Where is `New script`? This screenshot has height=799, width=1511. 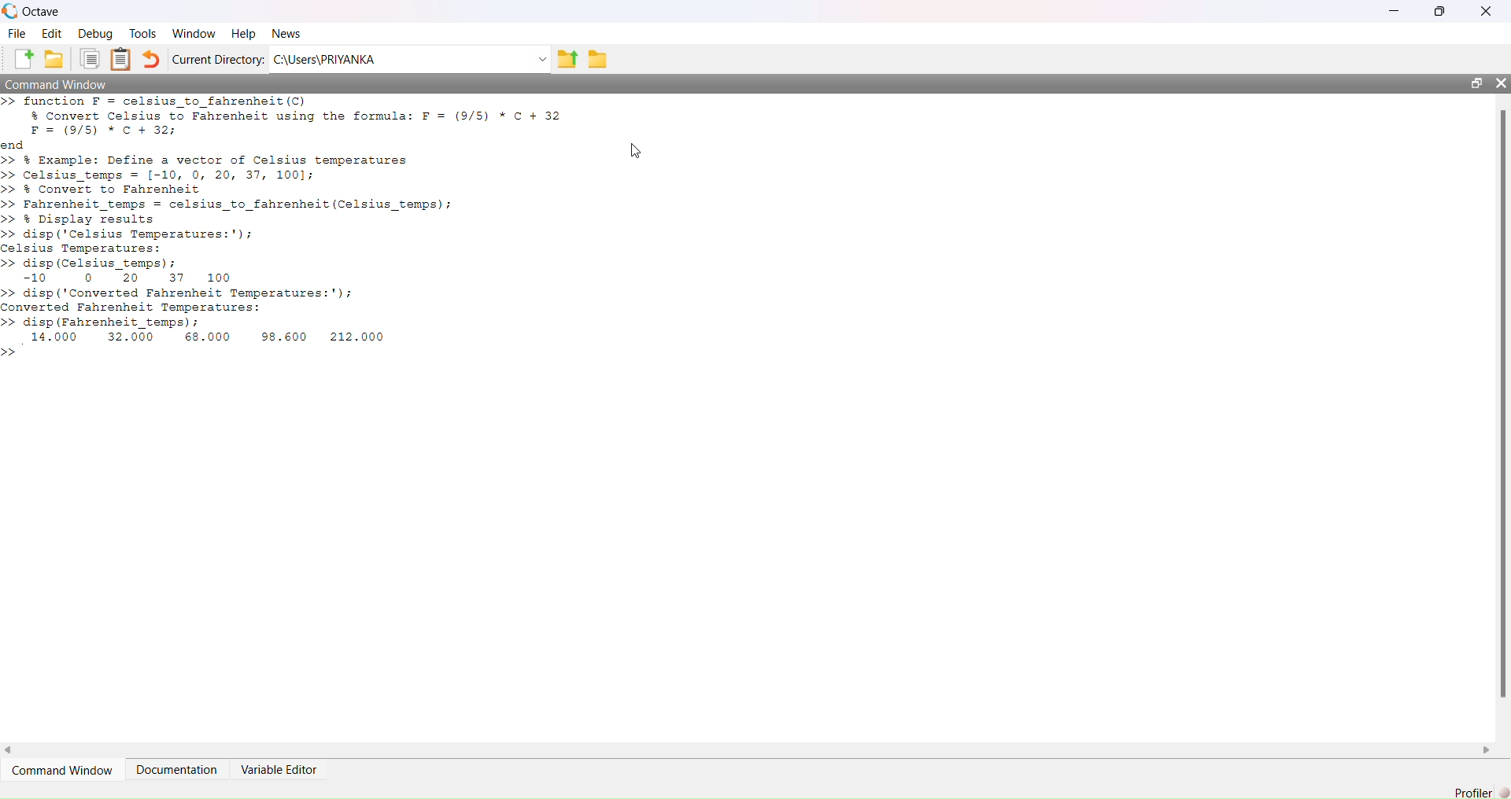 New script is located at coordinates (22, 58).